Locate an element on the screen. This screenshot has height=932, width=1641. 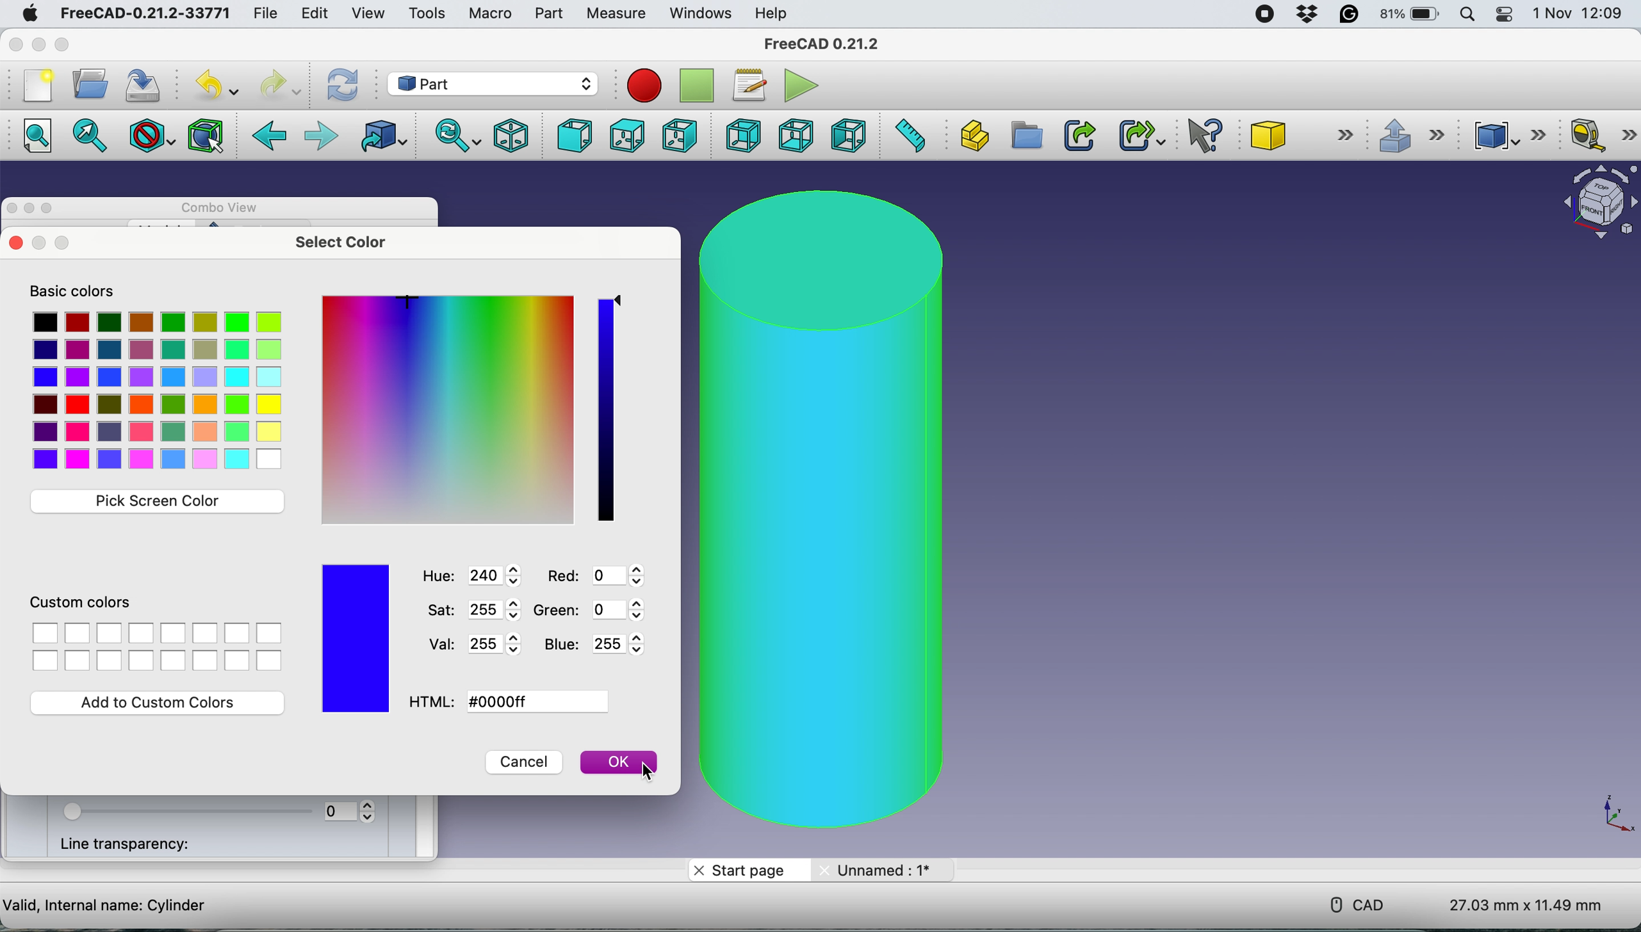
file is located at coordinates (269, 14).